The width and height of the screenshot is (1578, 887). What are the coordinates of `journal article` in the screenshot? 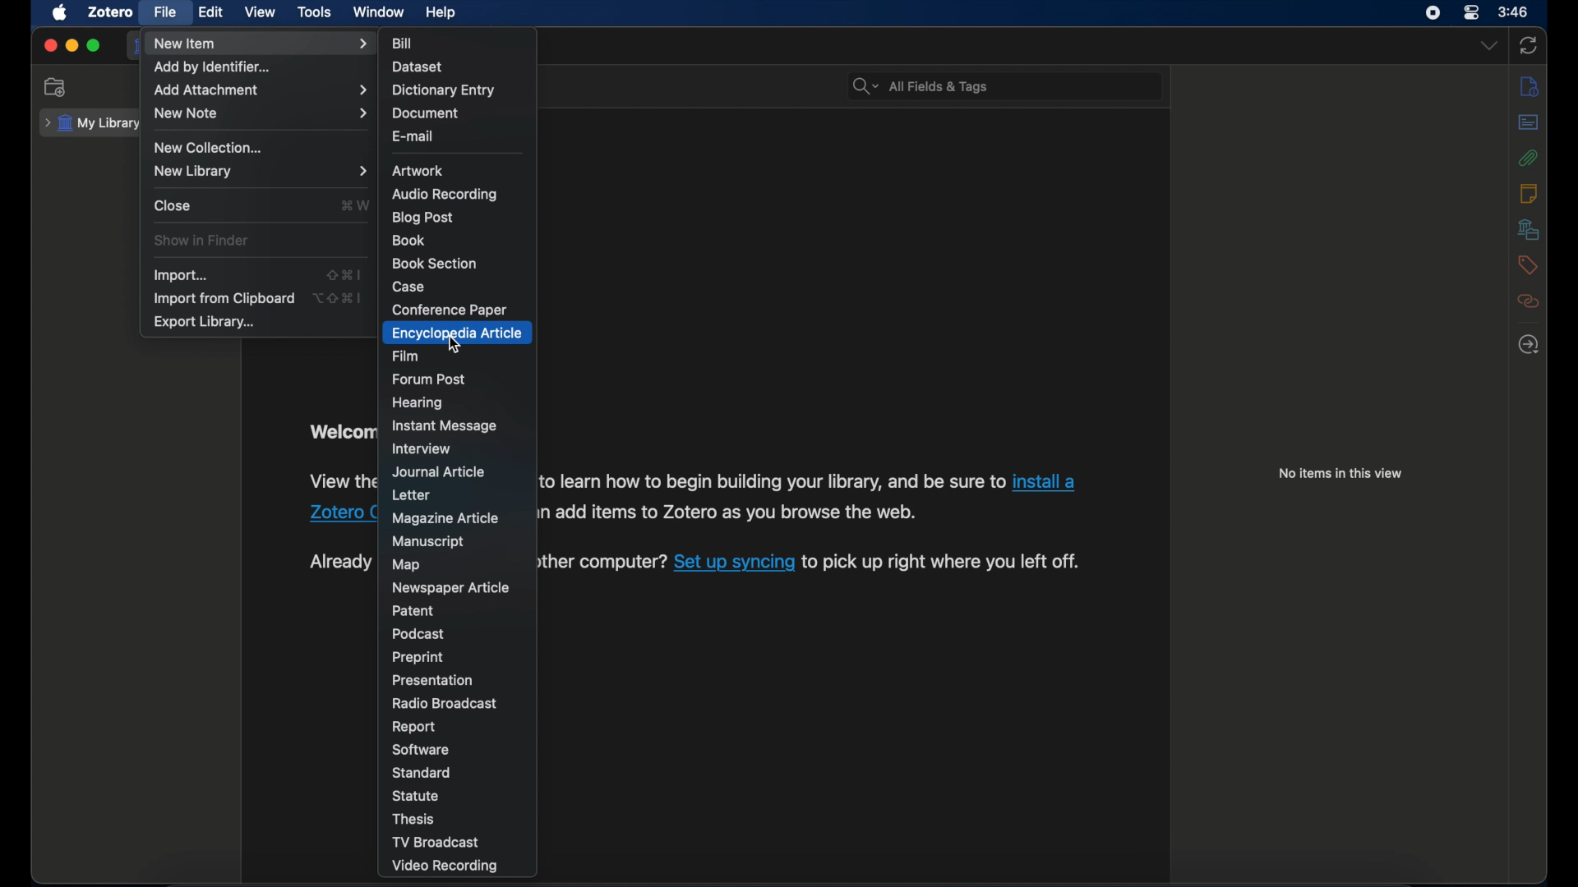 It's located at (440, 471).